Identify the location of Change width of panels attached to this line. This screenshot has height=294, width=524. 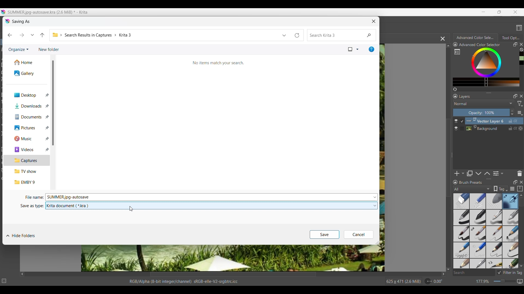
(451, 163).